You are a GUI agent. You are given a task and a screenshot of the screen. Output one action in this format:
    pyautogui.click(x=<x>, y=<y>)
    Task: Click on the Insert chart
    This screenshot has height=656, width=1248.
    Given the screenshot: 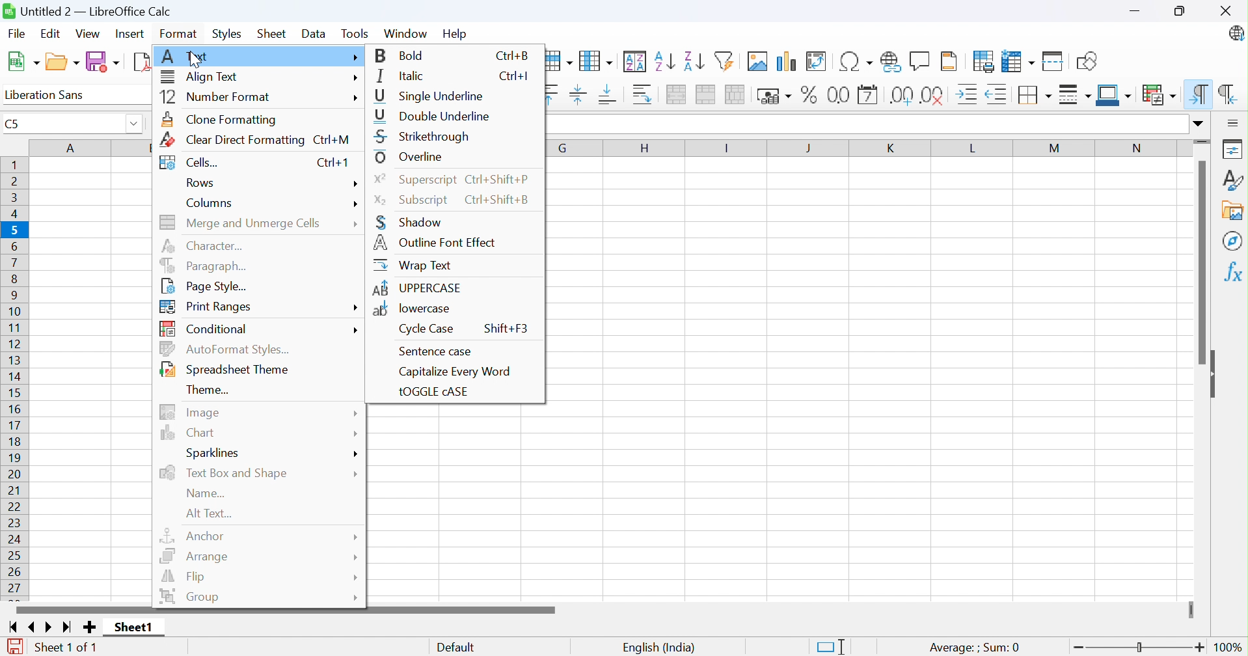 What is the action you would take?
    pyautogui.click(x=787, y=61)
    